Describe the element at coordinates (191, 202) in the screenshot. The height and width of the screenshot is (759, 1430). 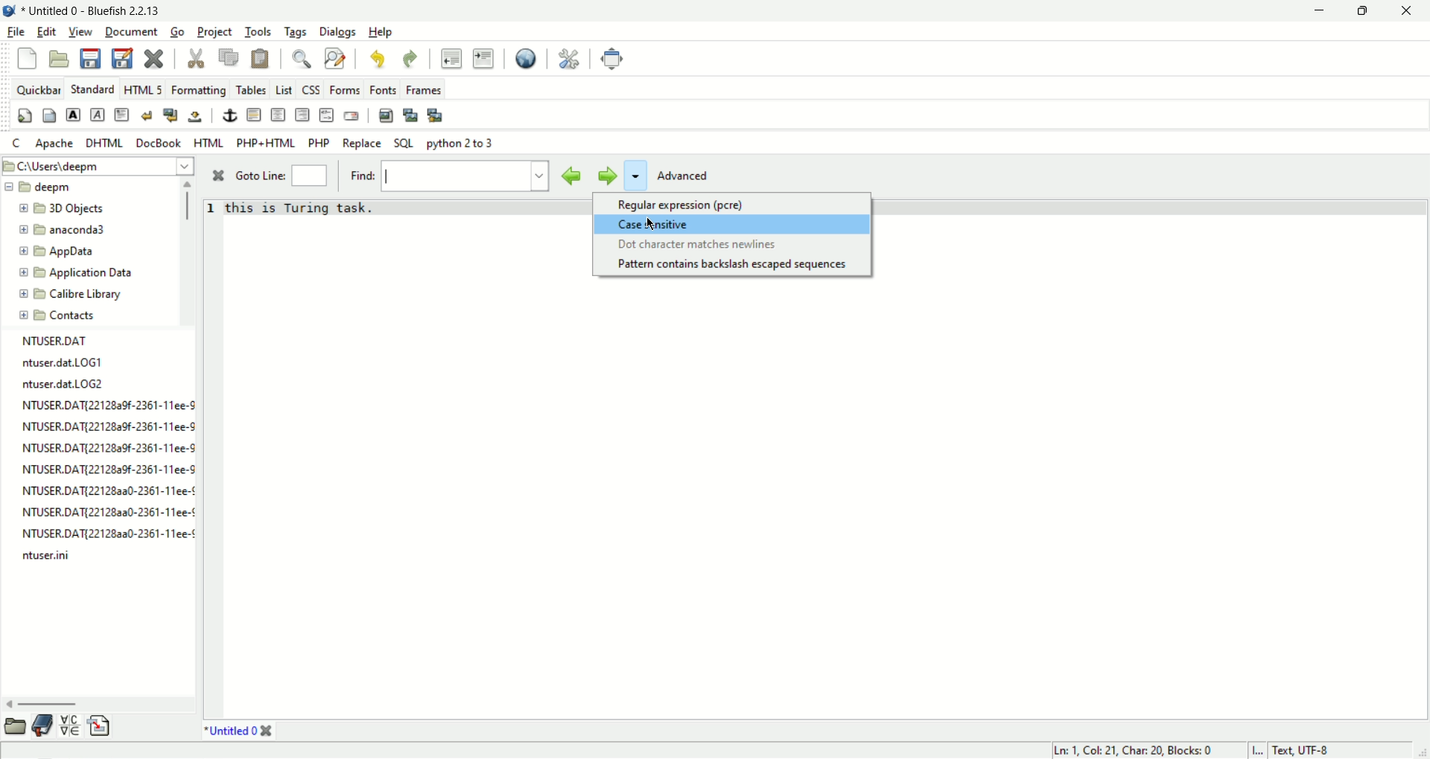
I see `vertical scroll bar` at that location.